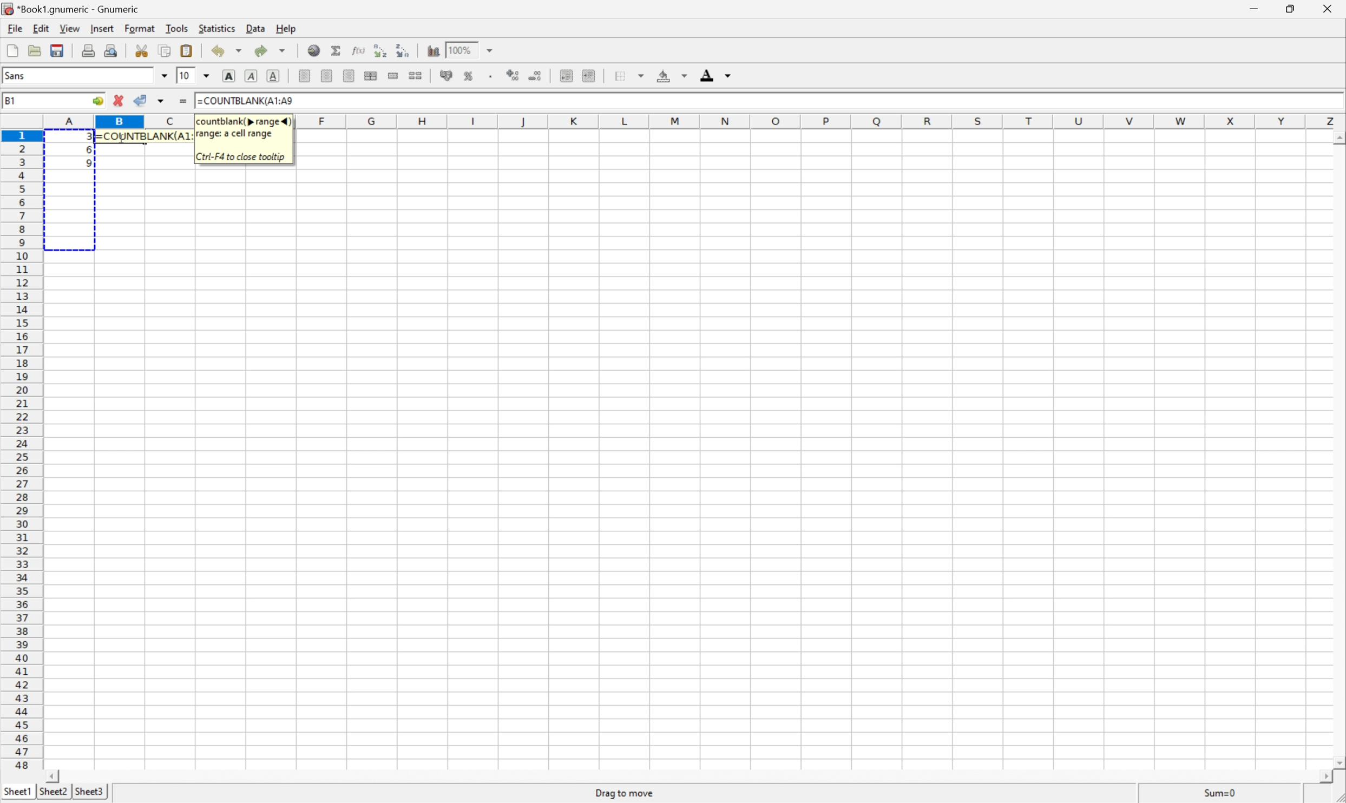  I want to click on Edit a function in current cell, so click(358, 49).